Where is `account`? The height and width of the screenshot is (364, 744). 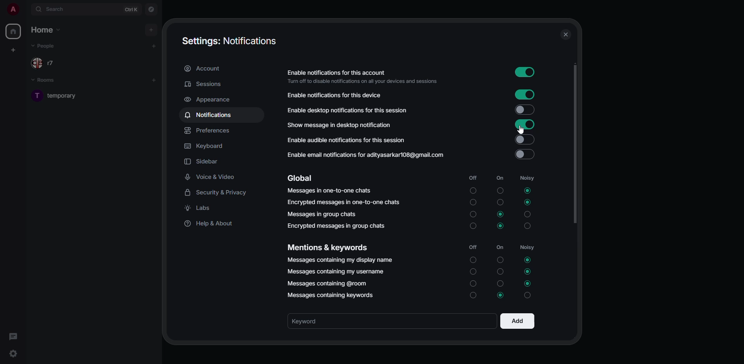 account is located at coordinates (203, 68).